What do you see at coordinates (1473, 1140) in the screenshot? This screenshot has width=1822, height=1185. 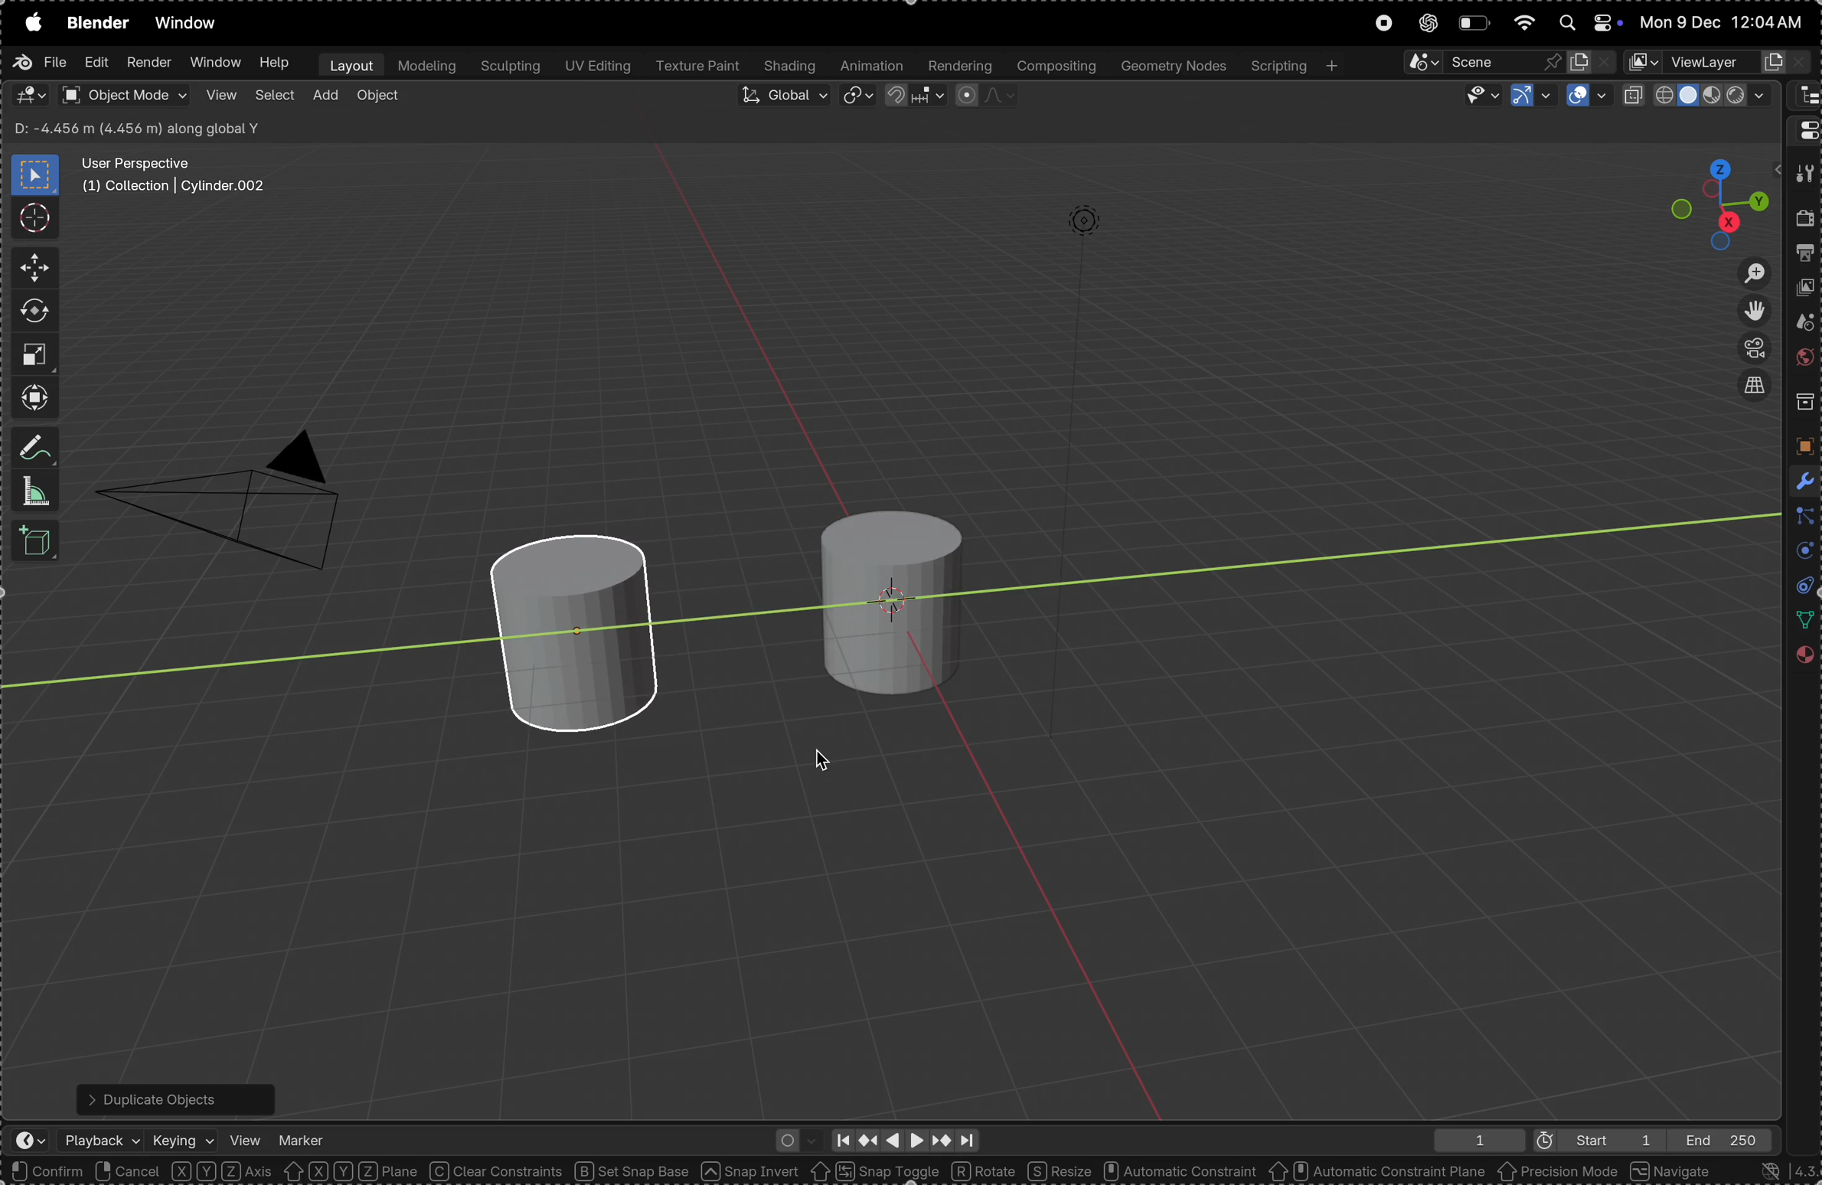 I see `1` at bounding box center [1473, 1140].